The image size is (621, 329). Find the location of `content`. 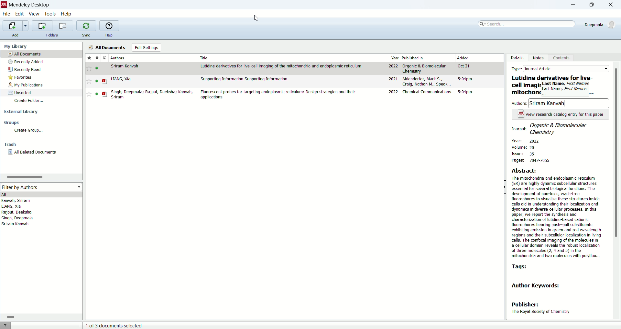

content is located at coordinates (560, 58).